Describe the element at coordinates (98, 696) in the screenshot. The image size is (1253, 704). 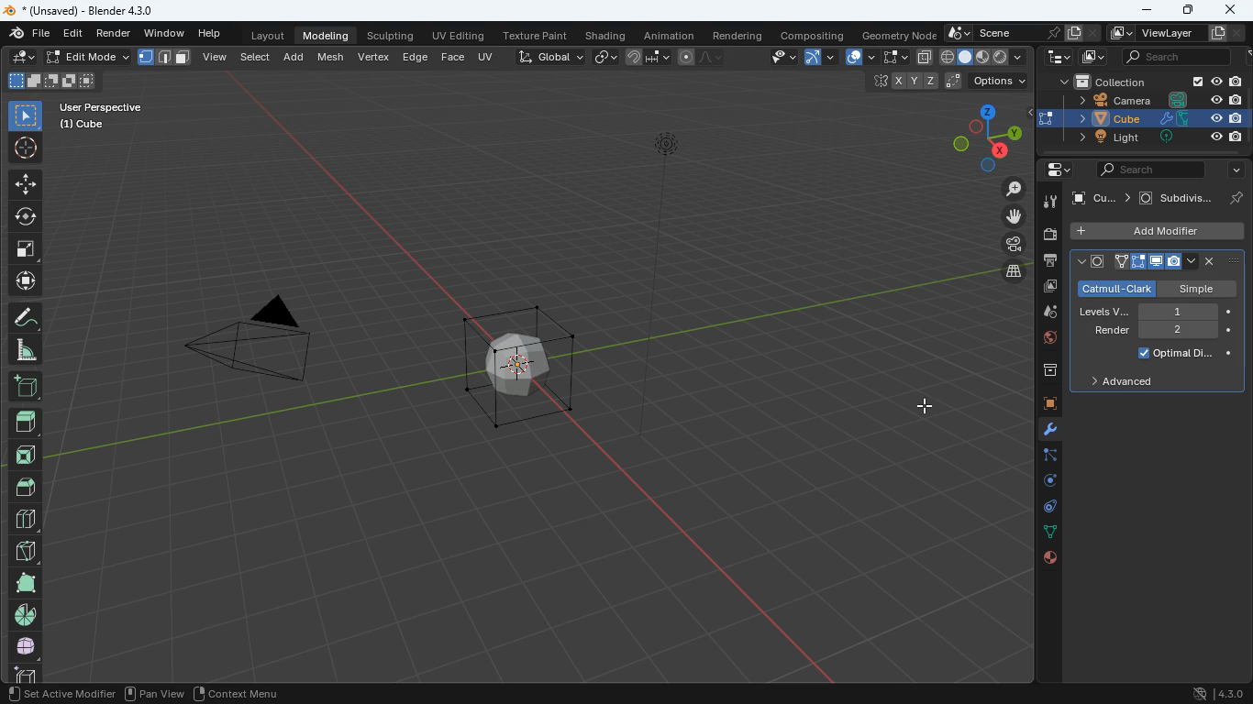
I see `region` at that location.